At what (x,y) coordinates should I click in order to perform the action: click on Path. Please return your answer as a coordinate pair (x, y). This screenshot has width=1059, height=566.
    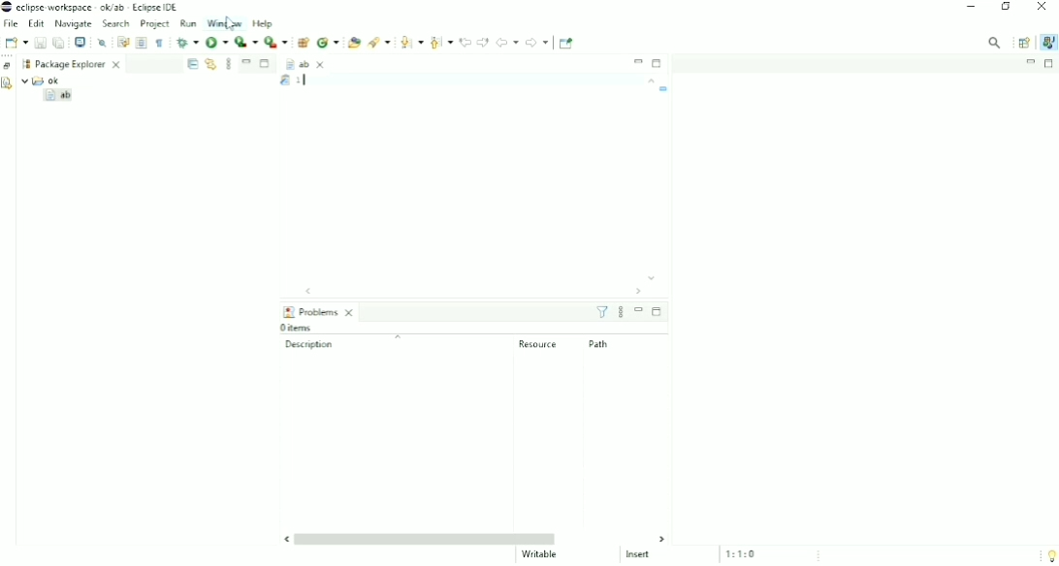
    Looking at the image, I should click on (599, 344).